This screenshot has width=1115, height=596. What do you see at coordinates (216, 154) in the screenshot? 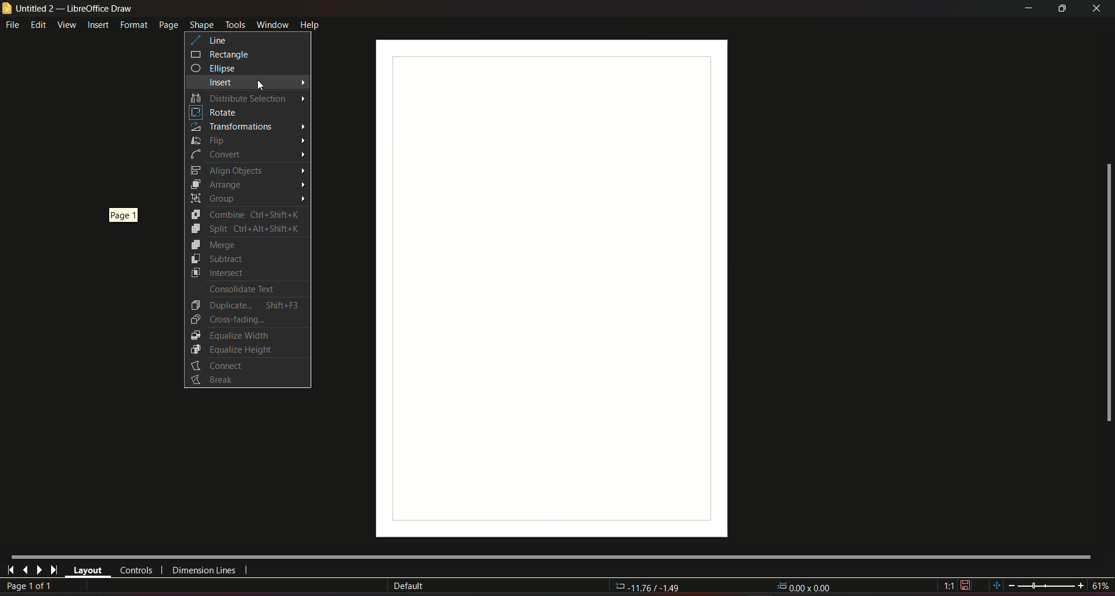
I see `Convert` at bounding box center [216, 154].